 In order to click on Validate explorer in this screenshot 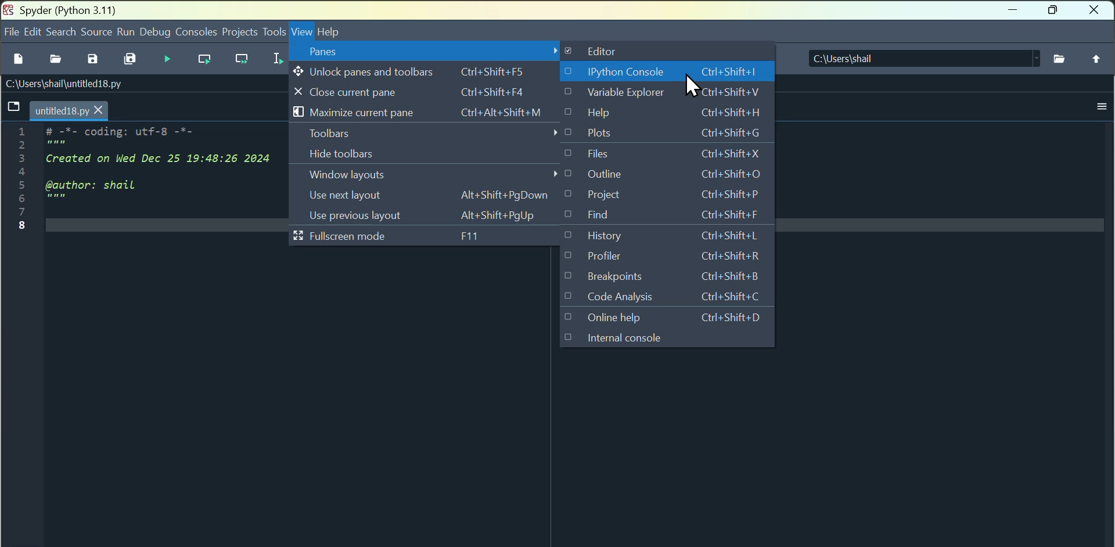, I will do `click(669, 92)`.